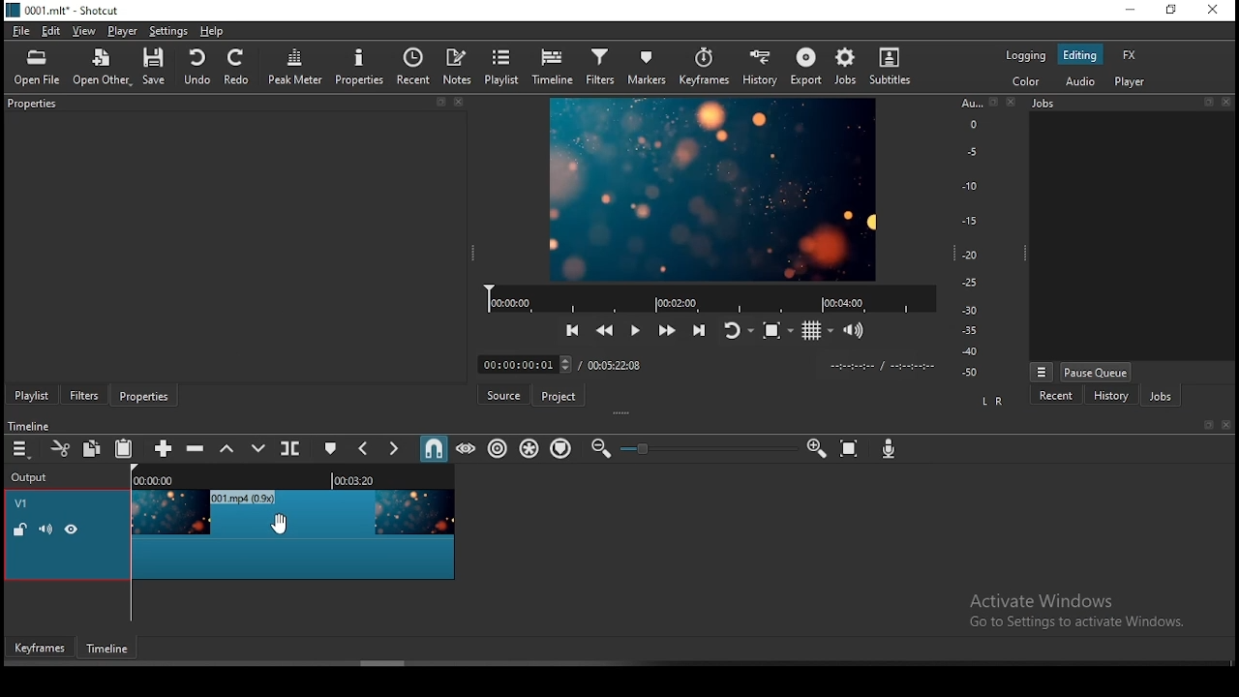 The image size is (1239, 697). What do you see at coordinates (704, 64) in the screenshot?
I see `keyframes` at bounding box center [704, 64].